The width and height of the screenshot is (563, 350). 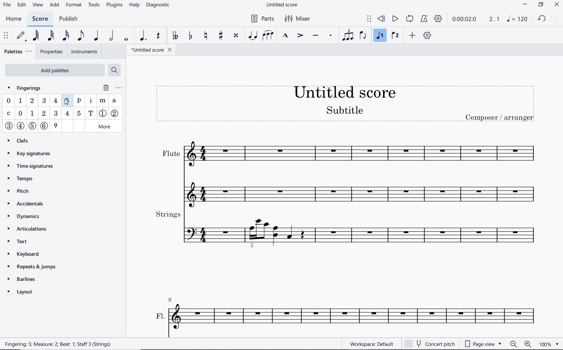 I want to click on properties, so click(x=52, y=52).